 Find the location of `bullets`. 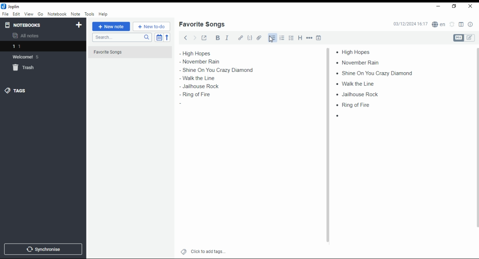

bullets is located at coordinates (272, 38).